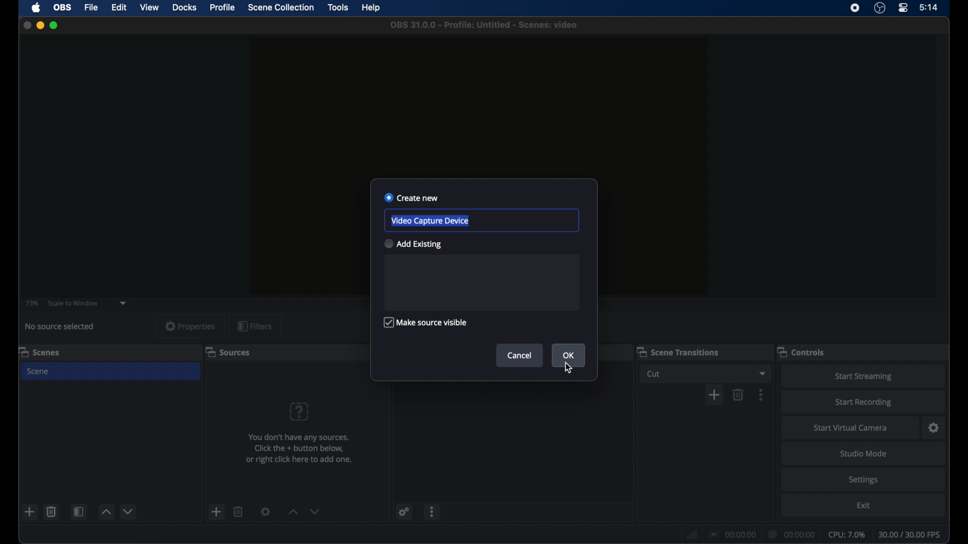 This screenshot has height=544, width=968. I want to click on preview, so click(477, 99).